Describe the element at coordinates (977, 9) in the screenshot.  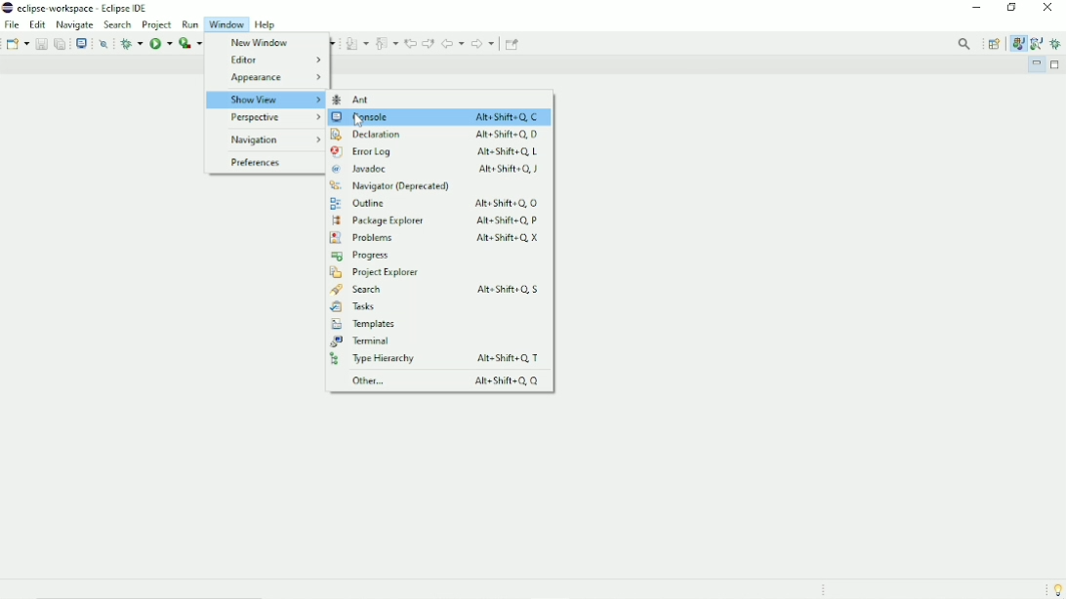
I see `Minimize` at that location.